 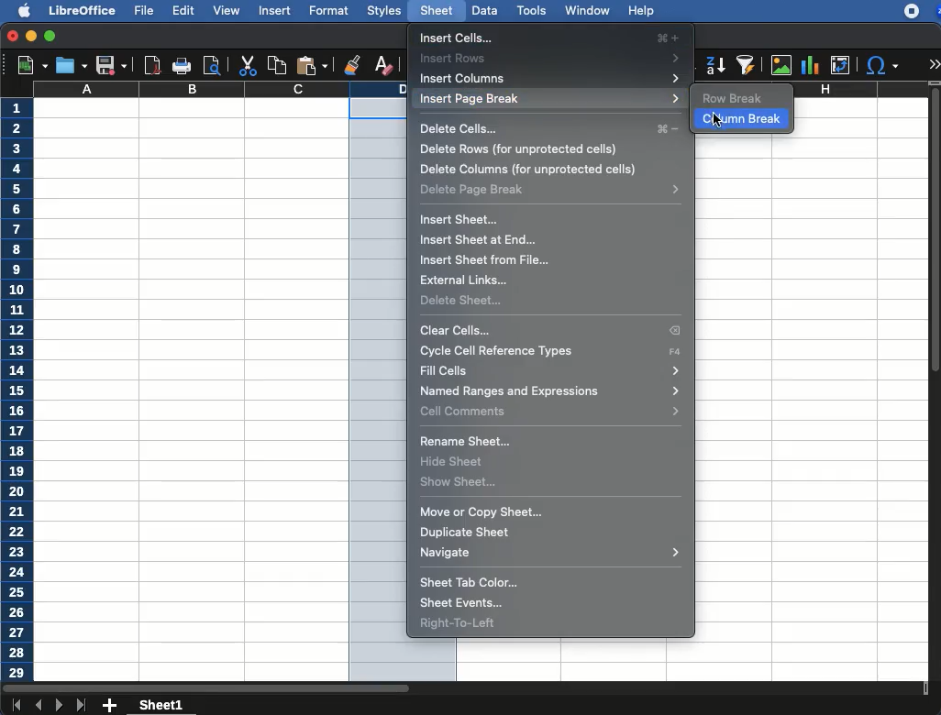 What do you see at coordinates (714, 62) in the screenshot?
I see `descendinga` at bounding box center [714, 62].